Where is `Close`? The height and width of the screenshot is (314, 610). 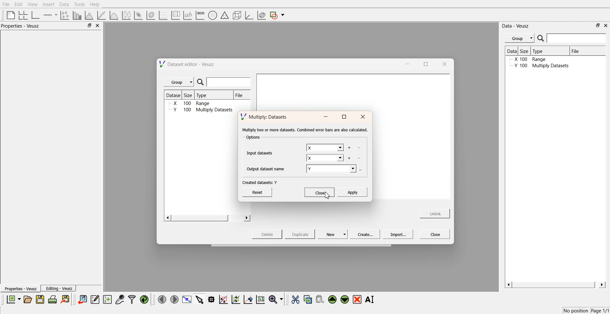 Close is located at coordinates (435, 234).